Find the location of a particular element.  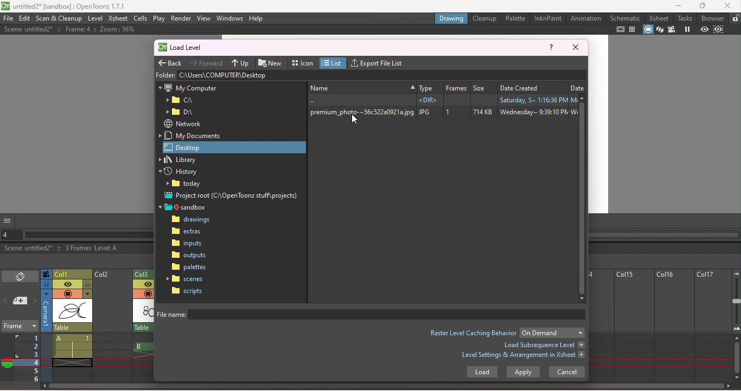

click to select the parent object is located at coordinates (73, 328).